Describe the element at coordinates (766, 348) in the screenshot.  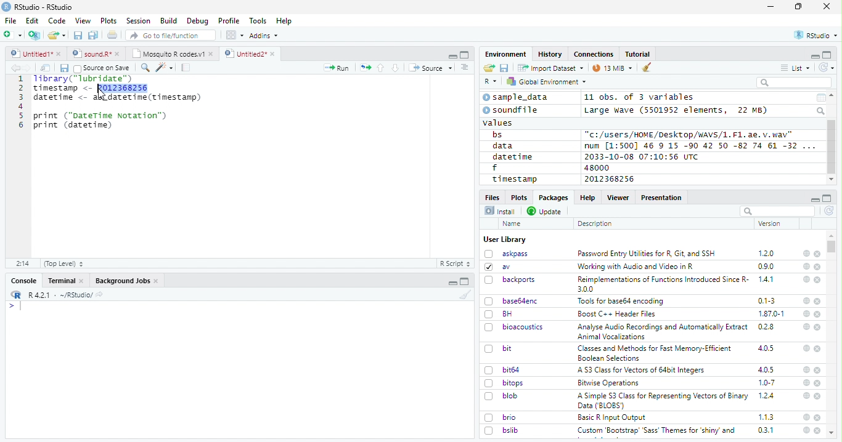
I see `4.0.5` at that location.